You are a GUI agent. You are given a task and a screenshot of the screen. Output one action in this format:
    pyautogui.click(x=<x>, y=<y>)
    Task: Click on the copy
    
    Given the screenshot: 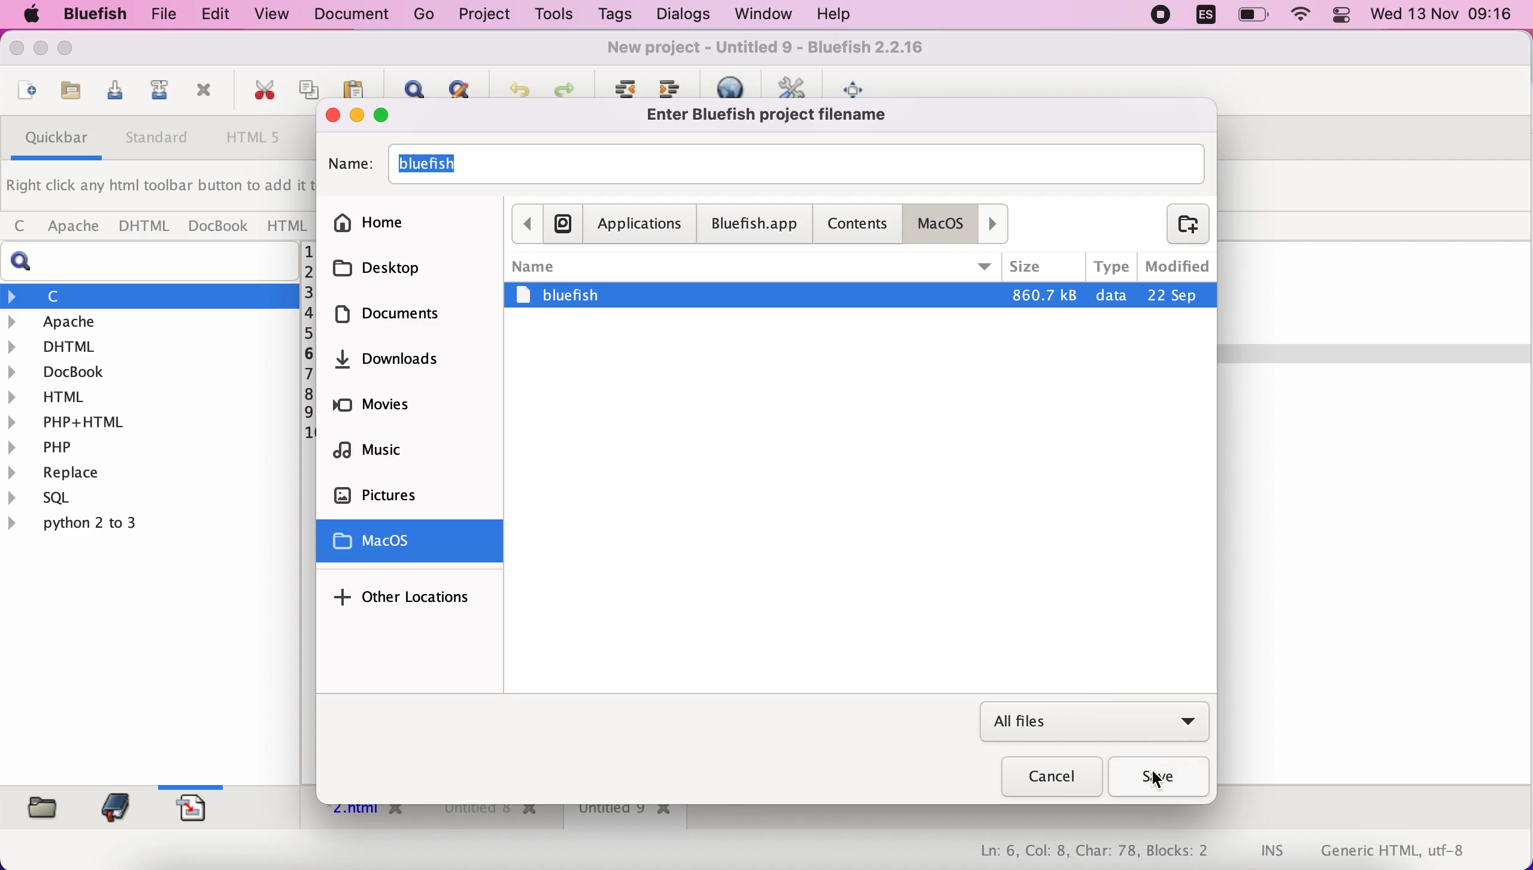 What is the action you would take?
    pyautogui.click(x=310, y=84)
    